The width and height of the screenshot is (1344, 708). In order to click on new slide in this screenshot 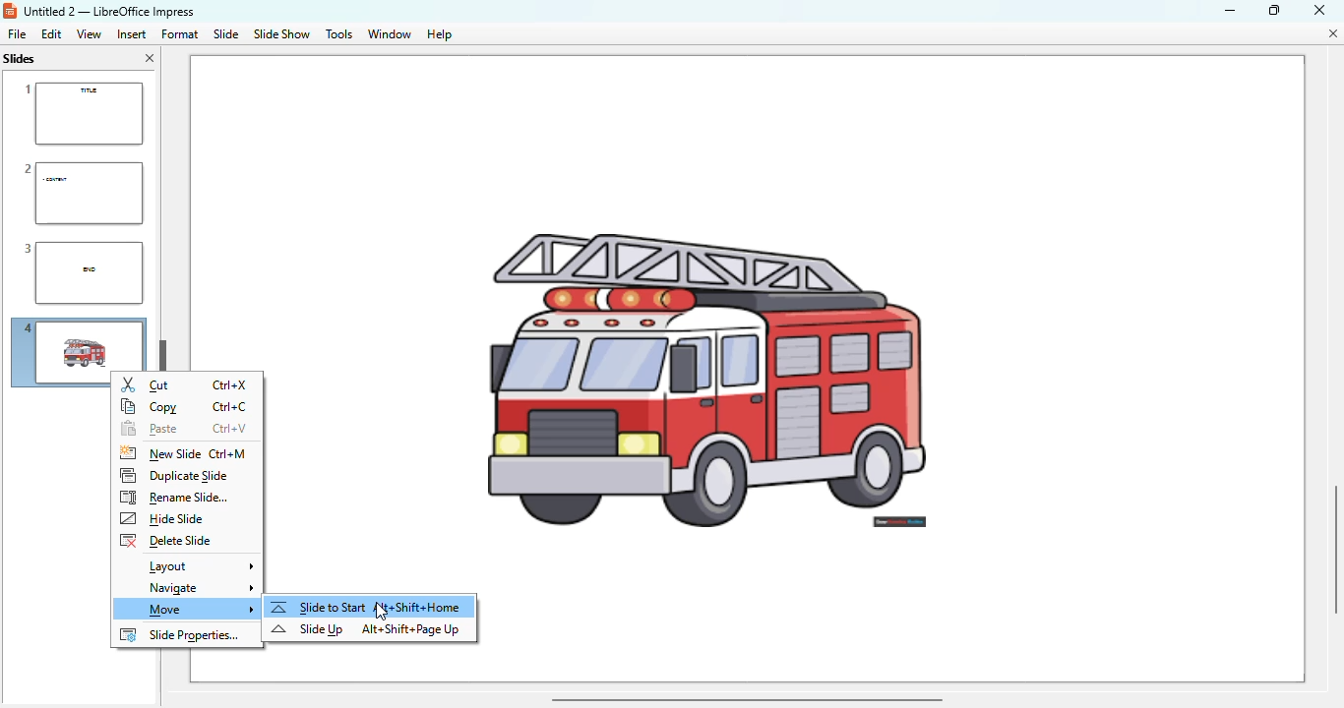, I will do `click(158, 453)`.